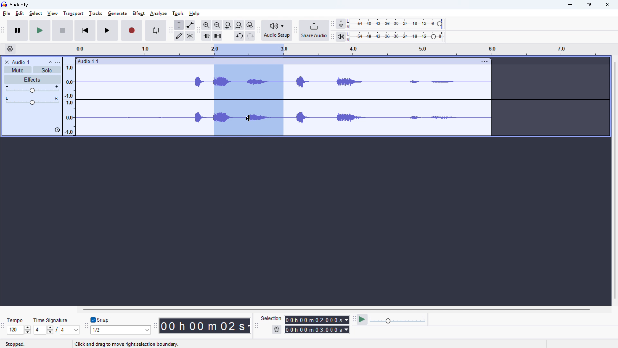 This screenshot has height=348, width=618. Describe the element at coordinates (85, 31) in the screenshot. I see `Skip to start` at that location.